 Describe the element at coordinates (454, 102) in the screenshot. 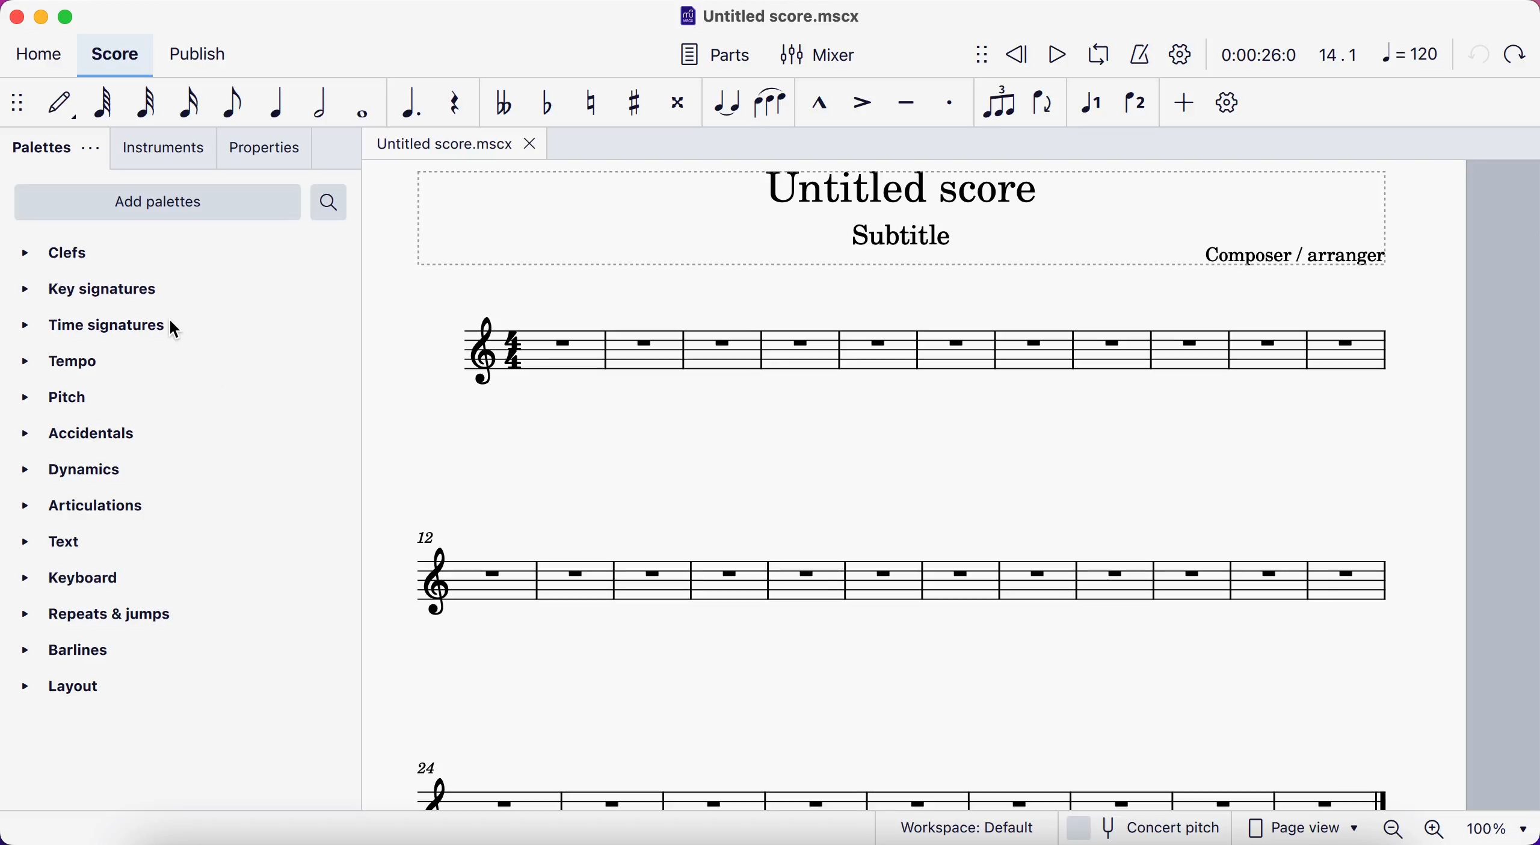

I see `rest` at that location.